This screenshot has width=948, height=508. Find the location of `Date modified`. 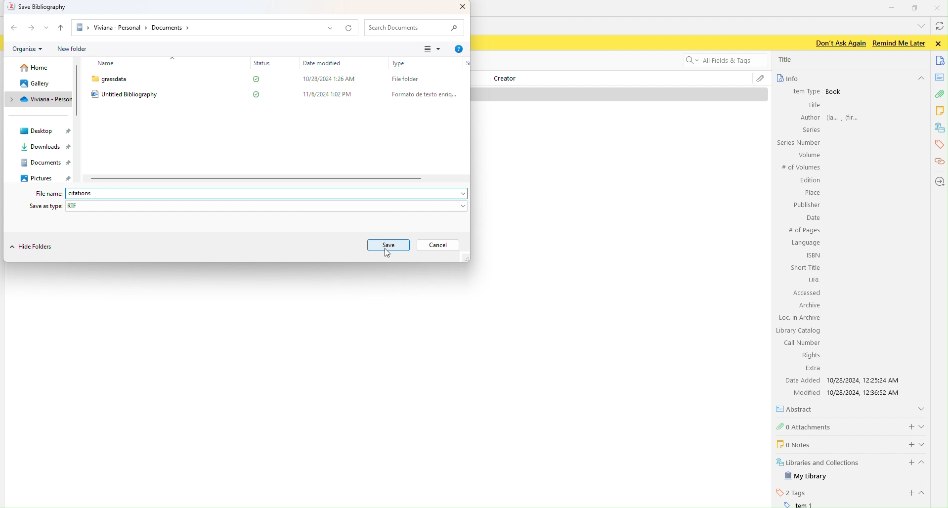

Date modified is located at coordinates (321, 63).